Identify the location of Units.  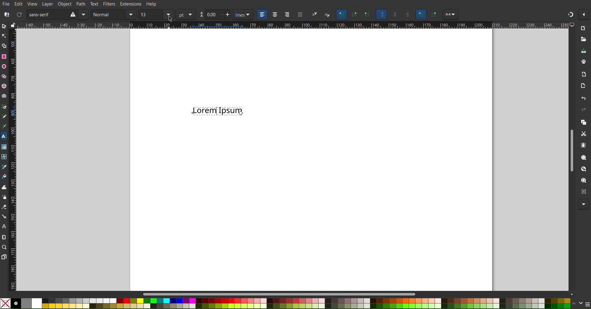
(341, 14).